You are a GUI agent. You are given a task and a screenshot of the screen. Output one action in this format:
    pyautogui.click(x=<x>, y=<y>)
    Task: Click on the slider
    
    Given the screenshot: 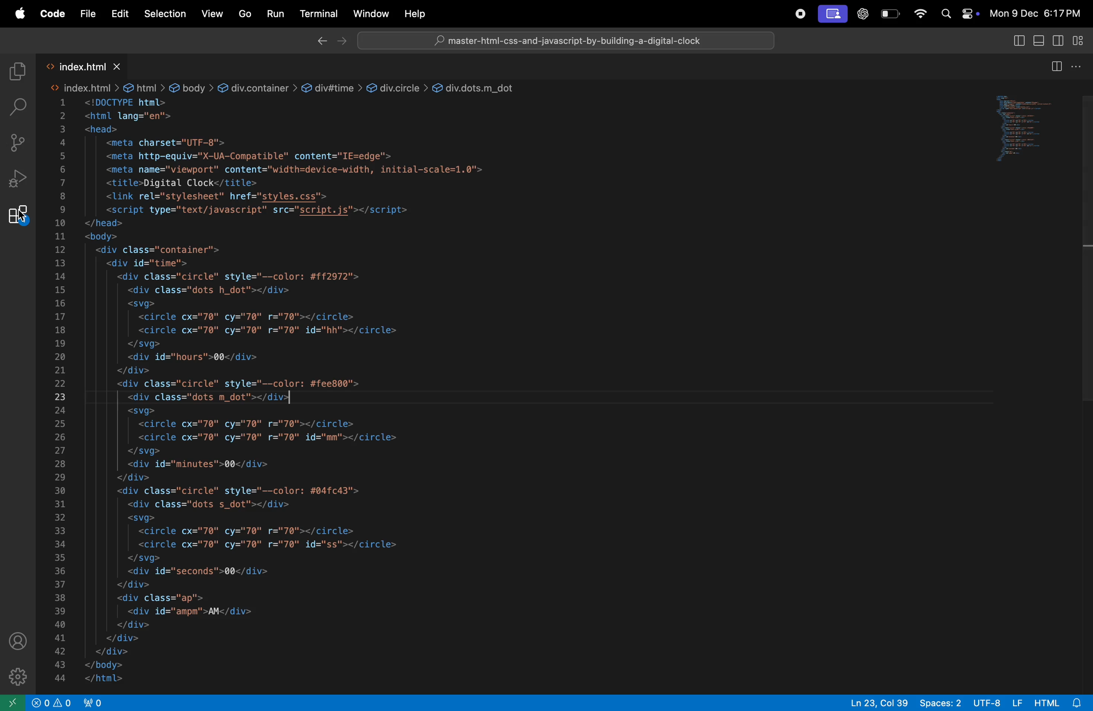 What is the action you would take?
    pyautogui.click(x=1086, y=256)
    